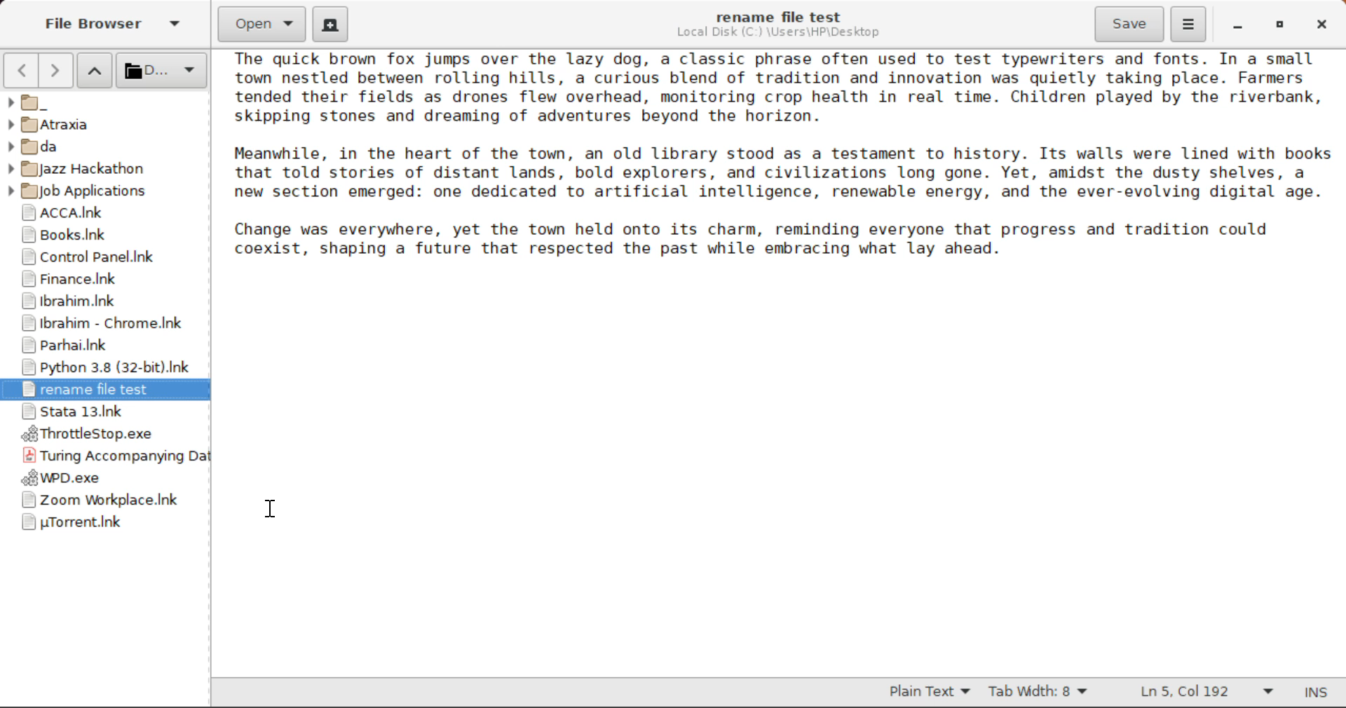 This screenshot has width=1346, height=708. What do you see at coordinates (1321, 693) in the screenshot?
I see `Input Mode` at bounding box center [1321, 693].